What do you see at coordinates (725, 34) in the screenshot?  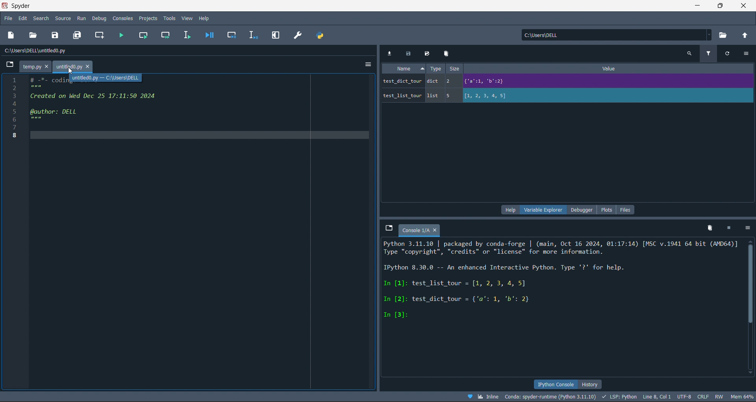 I see `search directory ` at bounding box center [725, 34].